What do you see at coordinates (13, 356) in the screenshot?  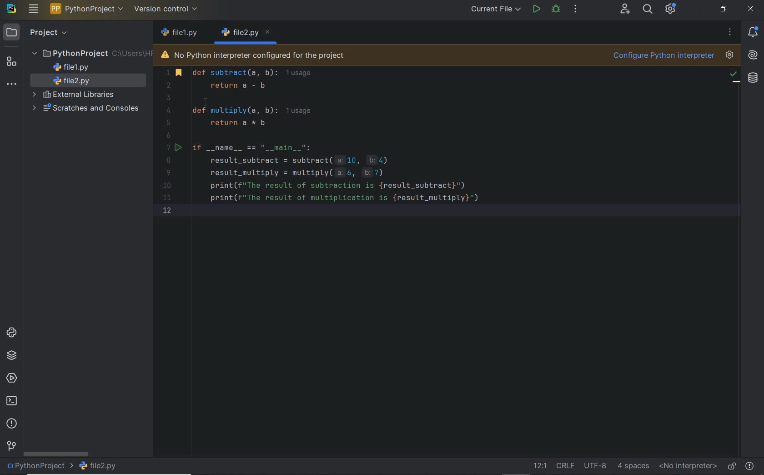 I see `python packages` at bounding box center [13, 356].